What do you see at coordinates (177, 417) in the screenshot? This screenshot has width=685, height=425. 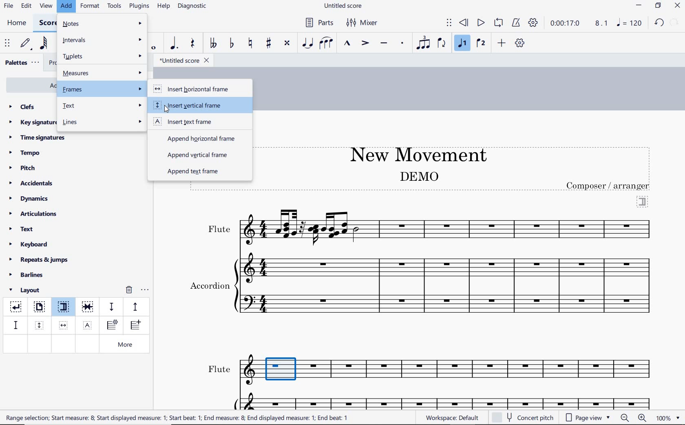 I see `text` at bounding box center [177, 417].